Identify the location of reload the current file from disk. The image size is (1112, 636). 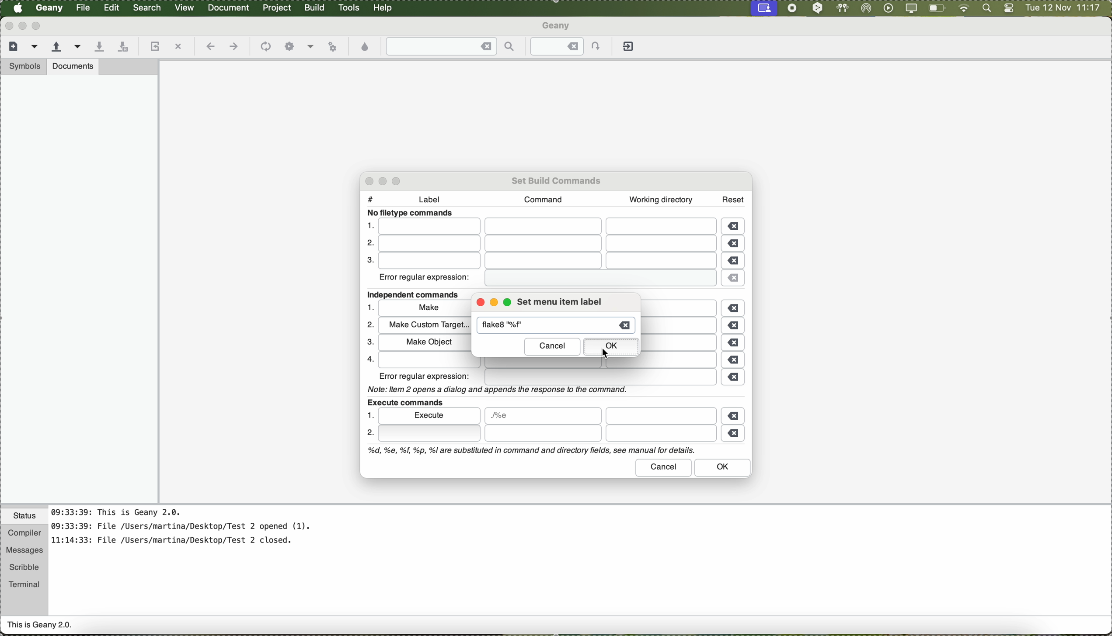
(153, 47).